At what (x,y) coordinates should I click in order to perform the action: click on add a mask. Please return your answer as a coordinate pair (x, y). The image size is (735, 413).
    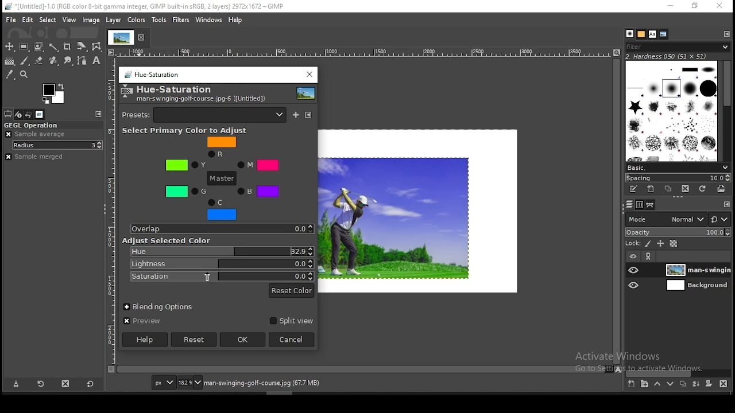
    Looking at the image, I should click on (710, 384).